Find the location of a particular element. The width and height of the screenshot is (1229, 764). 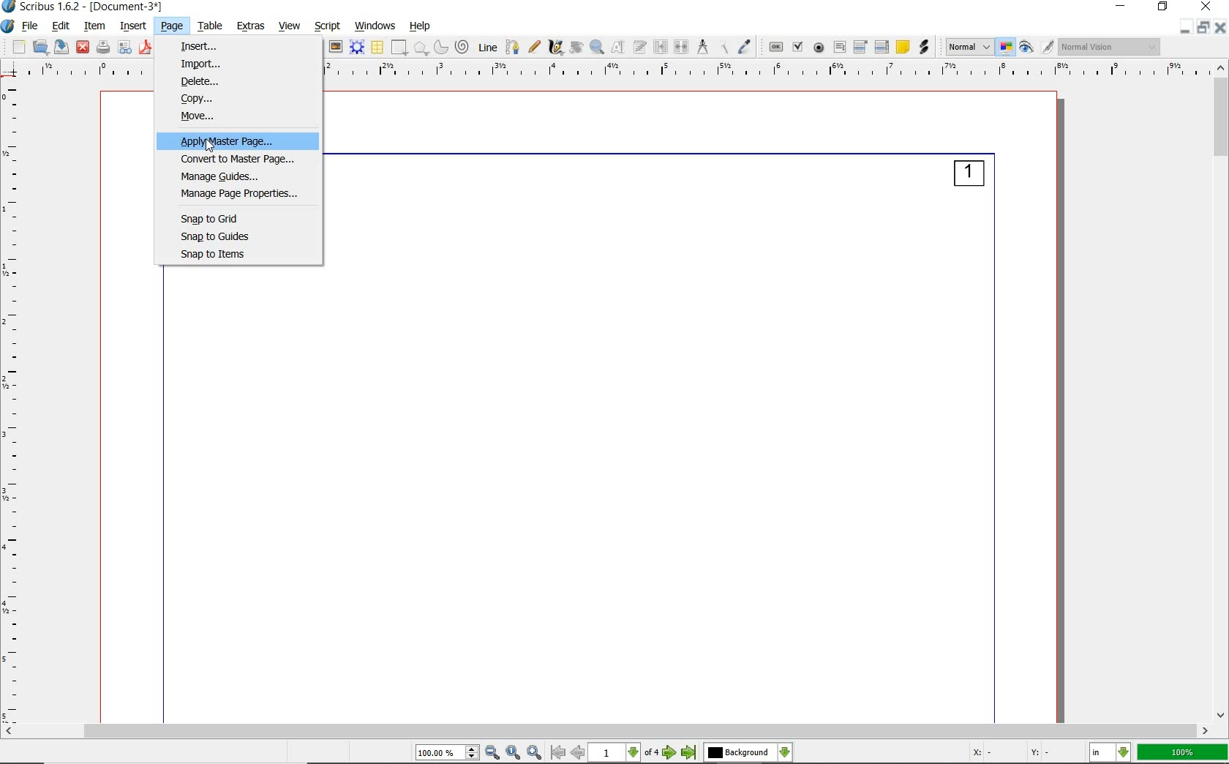

pdf list box is located at coordinates (883, 47).